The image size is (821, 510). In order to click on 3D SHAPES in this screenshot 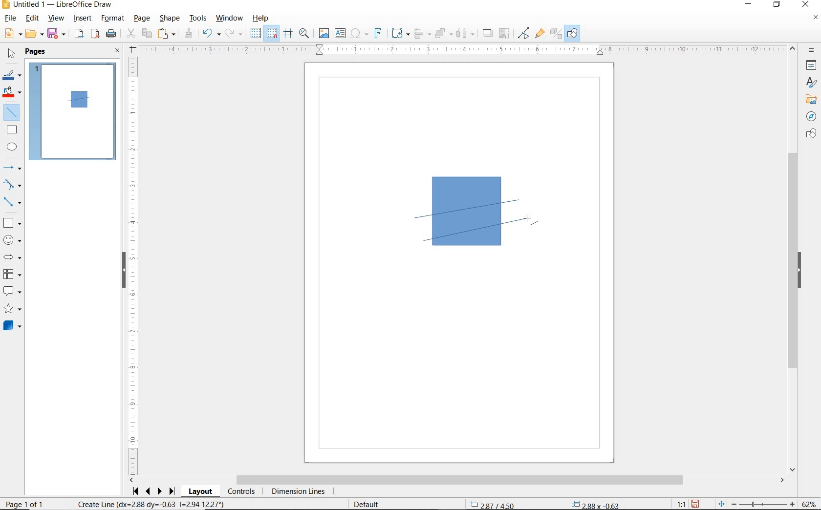, I will do `click(12, 326)`.